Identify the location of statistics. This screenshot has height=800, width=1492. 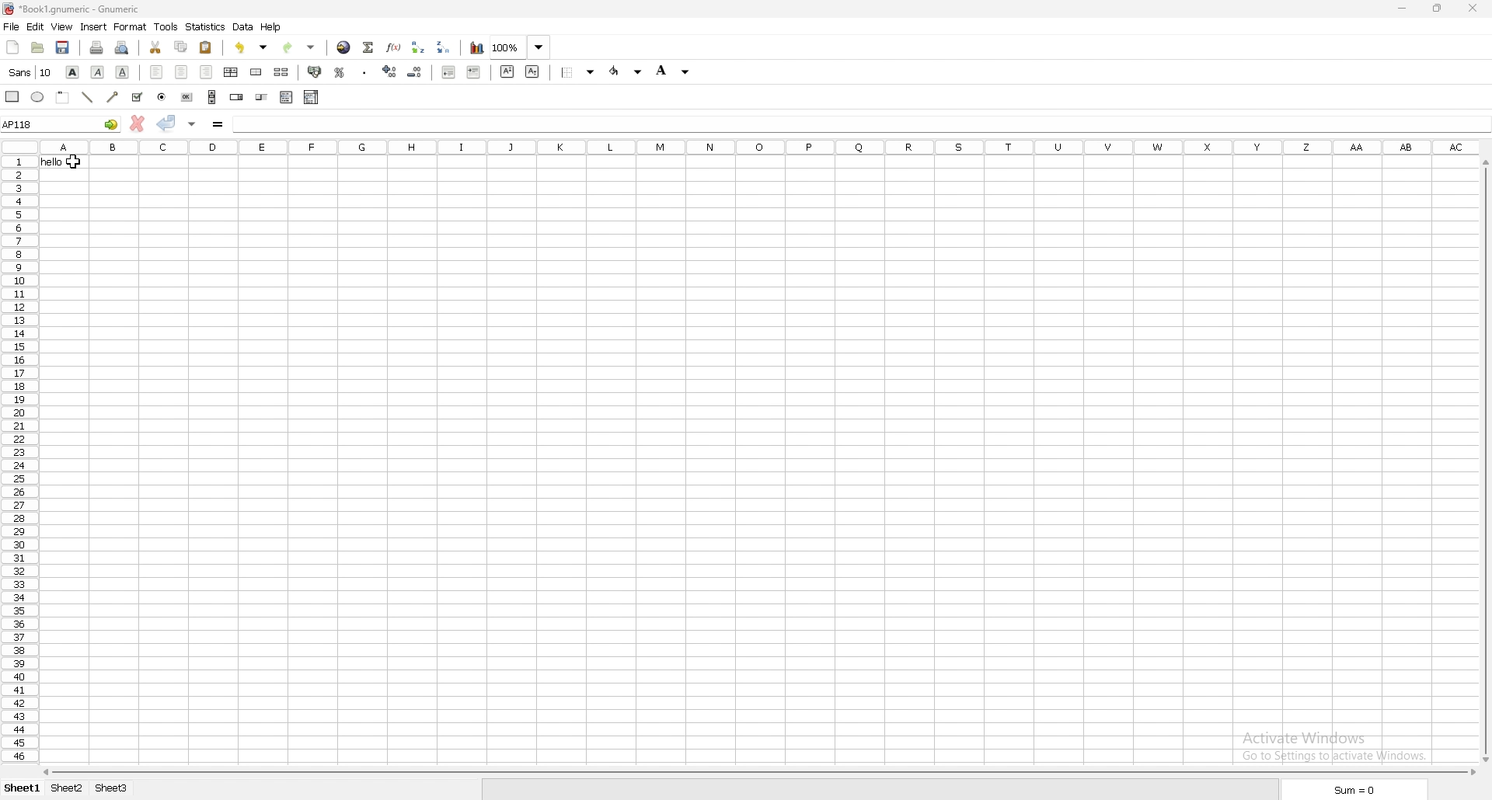
(205, 26).